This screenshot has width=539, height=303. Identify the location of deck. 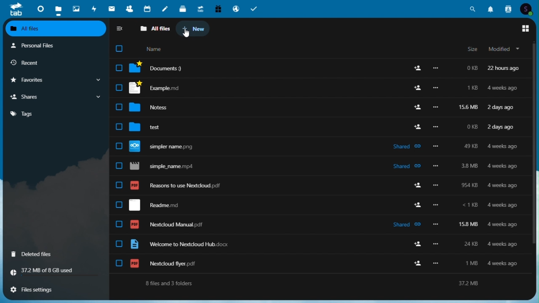
(183, 8).